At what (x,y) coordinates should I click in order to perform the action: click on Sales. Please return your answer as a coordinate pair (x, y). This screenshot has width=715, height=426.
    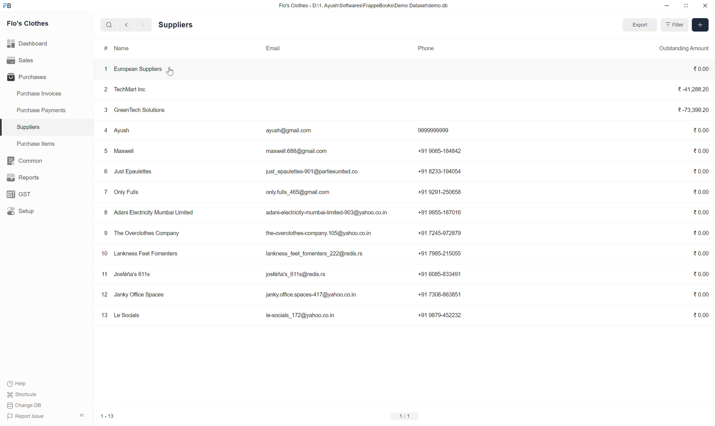
    Looking at the image, I should click on (21, 59).